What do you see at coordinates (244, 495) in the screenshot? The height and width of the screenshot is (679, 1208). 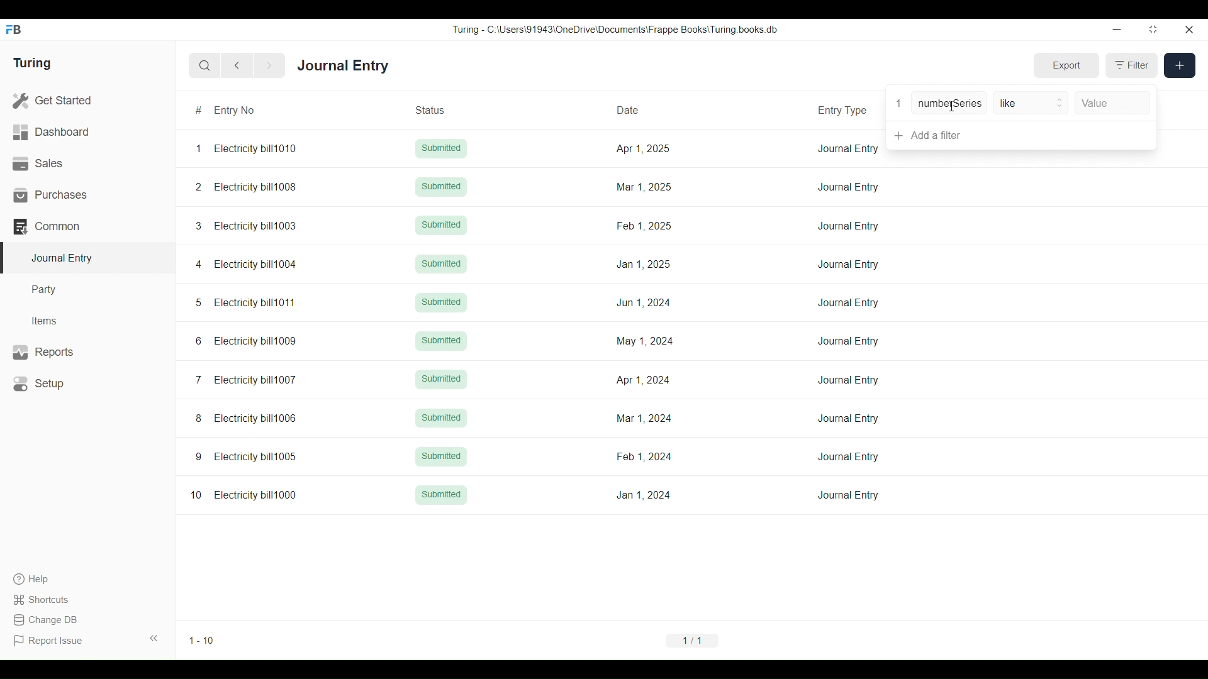 I see `10 Electricity bill1000` at bounding box center [244, 495].